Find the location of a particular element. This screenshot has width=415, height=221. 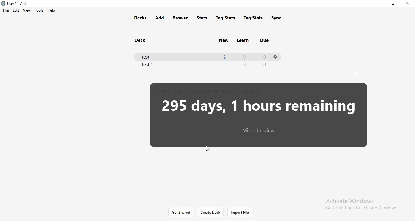

file is located at coordinates (6, 10).